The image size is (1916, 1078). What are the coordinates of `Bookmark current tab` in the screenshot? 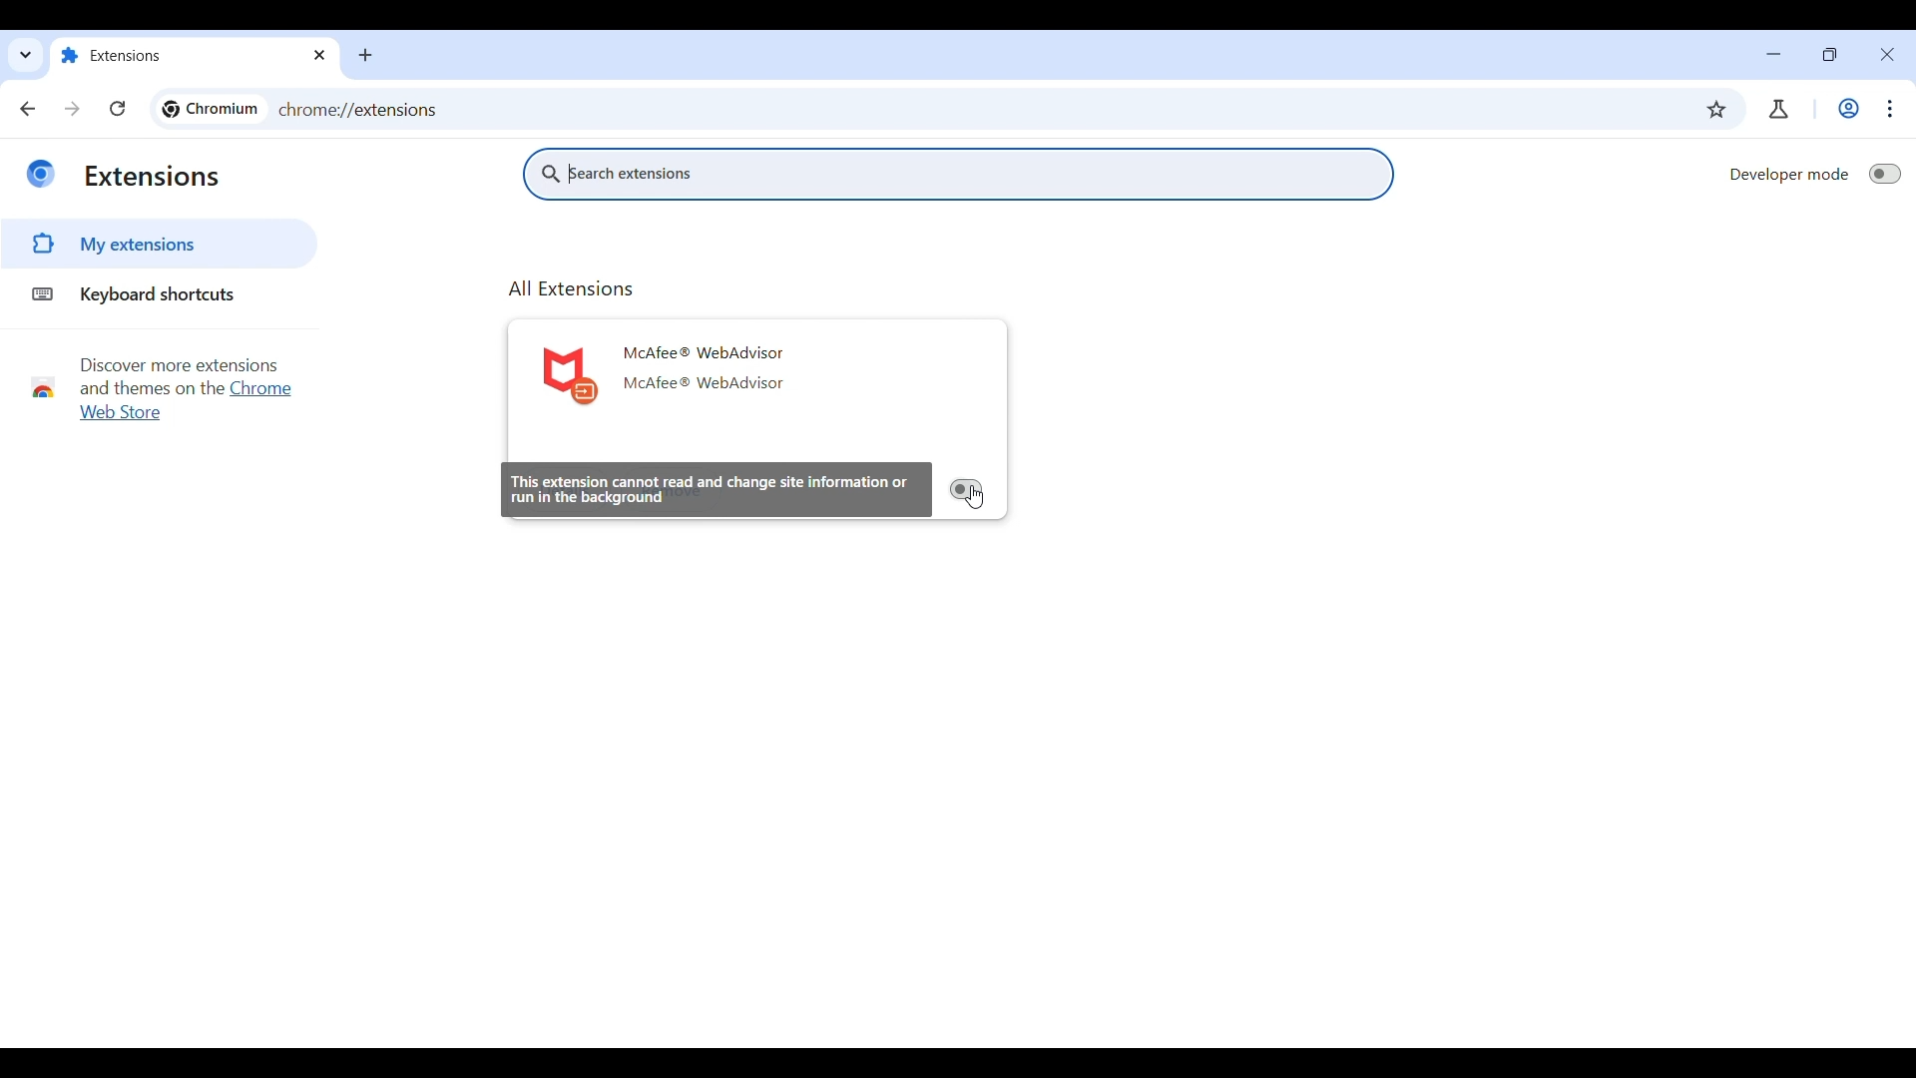 It's located at (1716, 109).